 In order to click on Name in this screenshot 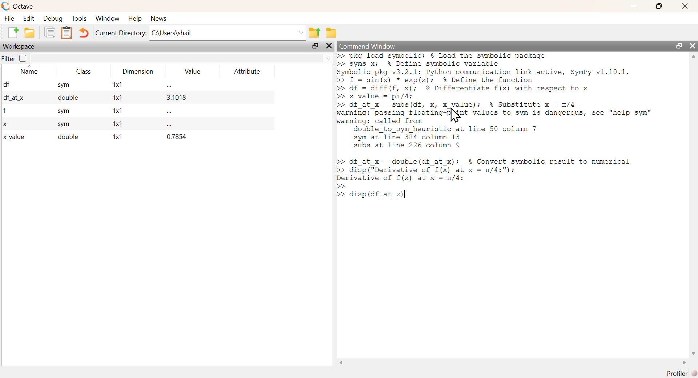, I will do `click(29, 70)`.